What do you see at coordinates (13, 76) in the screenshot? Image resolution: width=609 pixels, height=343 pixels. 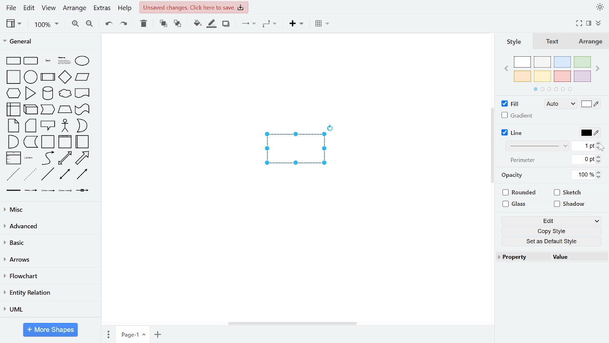 I see `general shapes` at bounding box center [13, 76].